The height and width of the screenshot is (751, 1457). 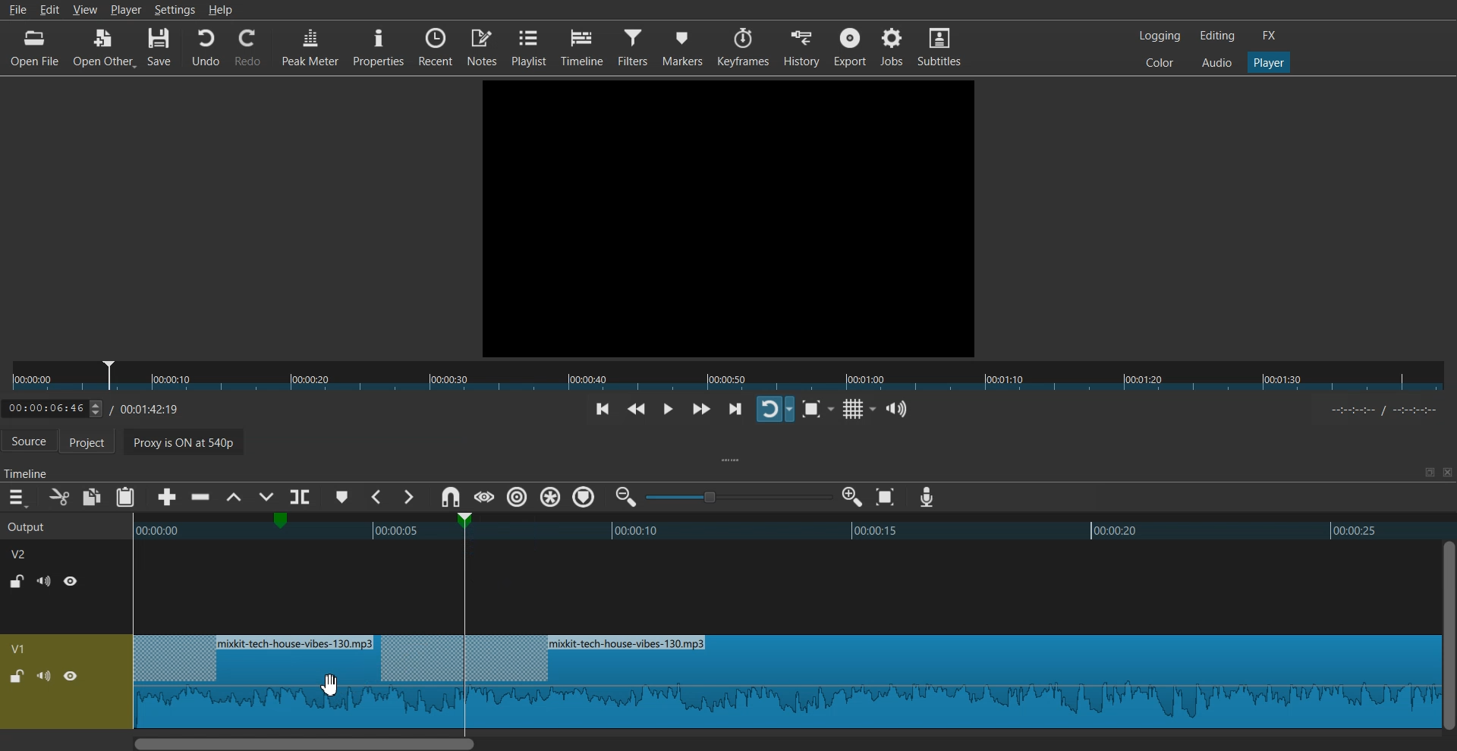 I want to click on Scrub while dragging, so click(x=483, y=497).